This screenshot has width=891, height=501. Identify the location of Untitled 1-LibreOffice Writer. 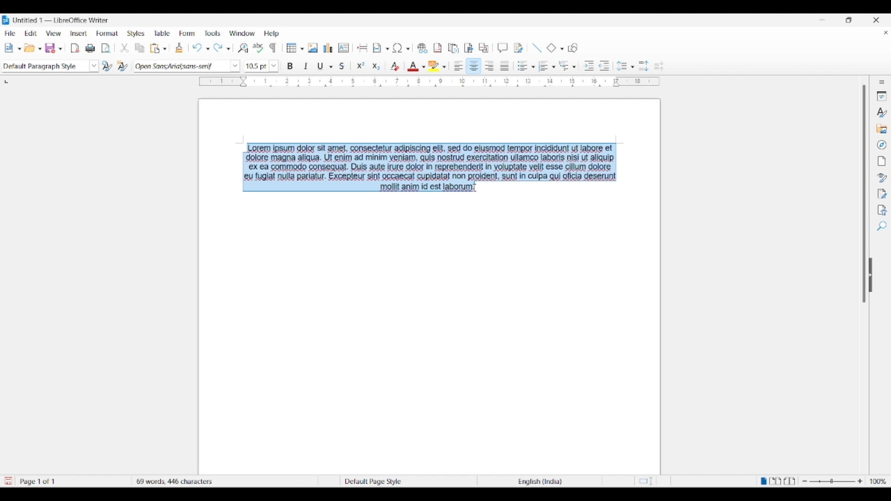
(62, 20).